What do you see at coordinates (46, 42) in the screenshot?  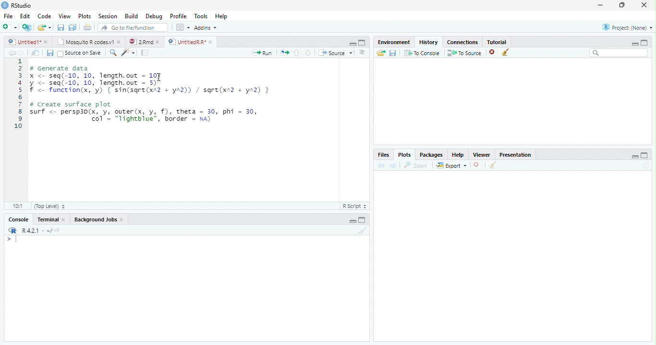 I see `close` at bounding box center [46, 42].